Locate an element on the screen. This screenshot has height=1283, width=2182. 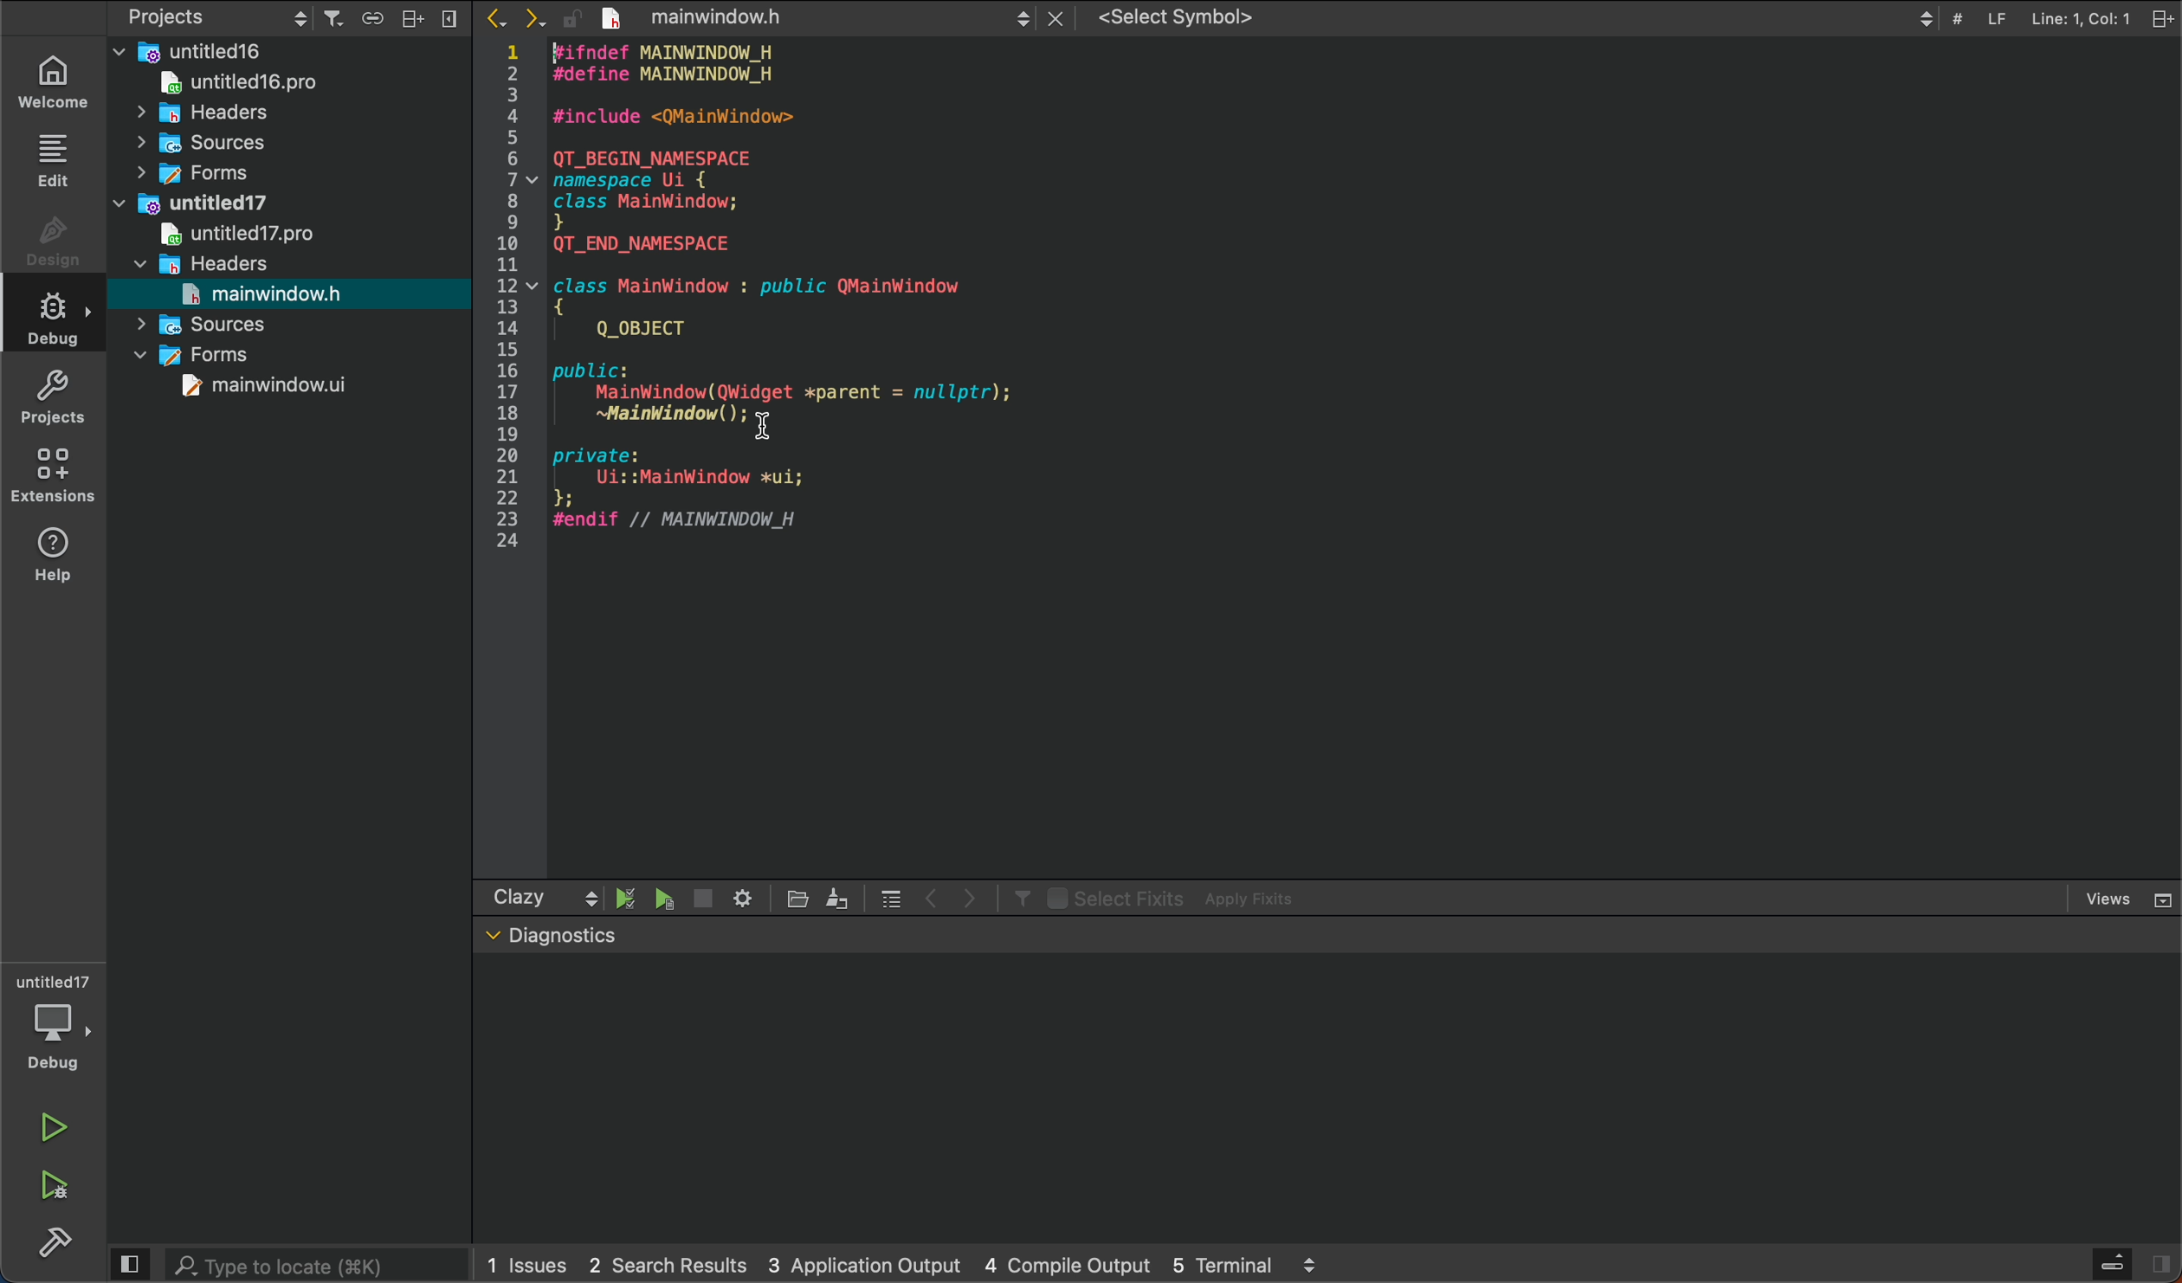
project settings is located at coordinates (219, 16).